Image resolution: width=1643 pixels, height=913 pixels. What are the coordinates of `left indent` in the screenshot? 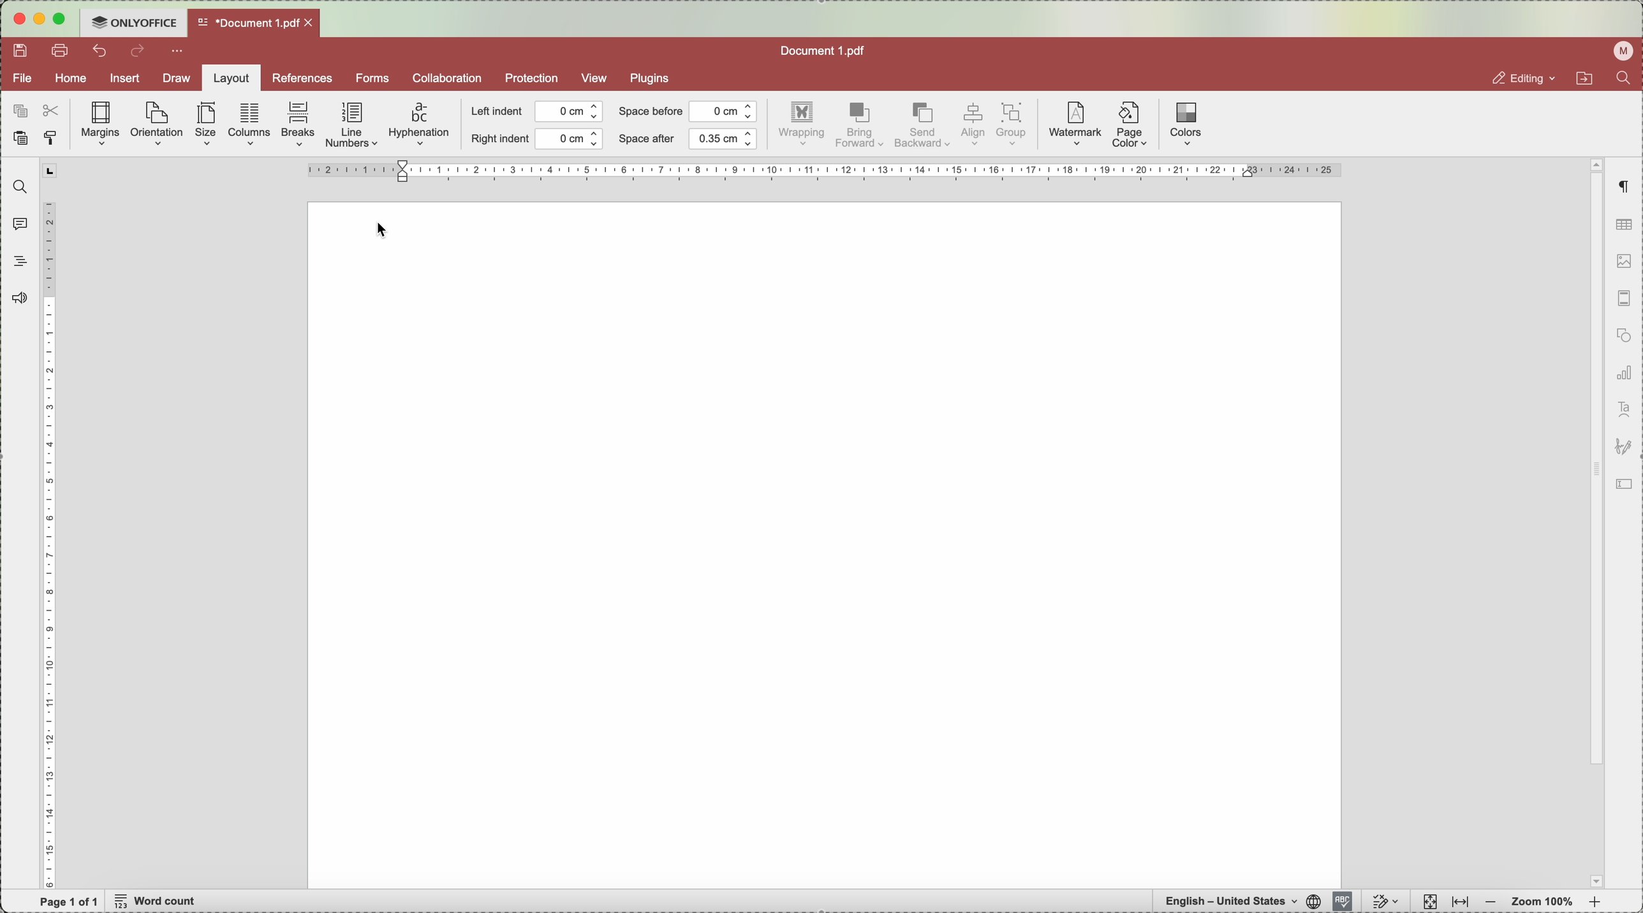 It's located at (538, 112).